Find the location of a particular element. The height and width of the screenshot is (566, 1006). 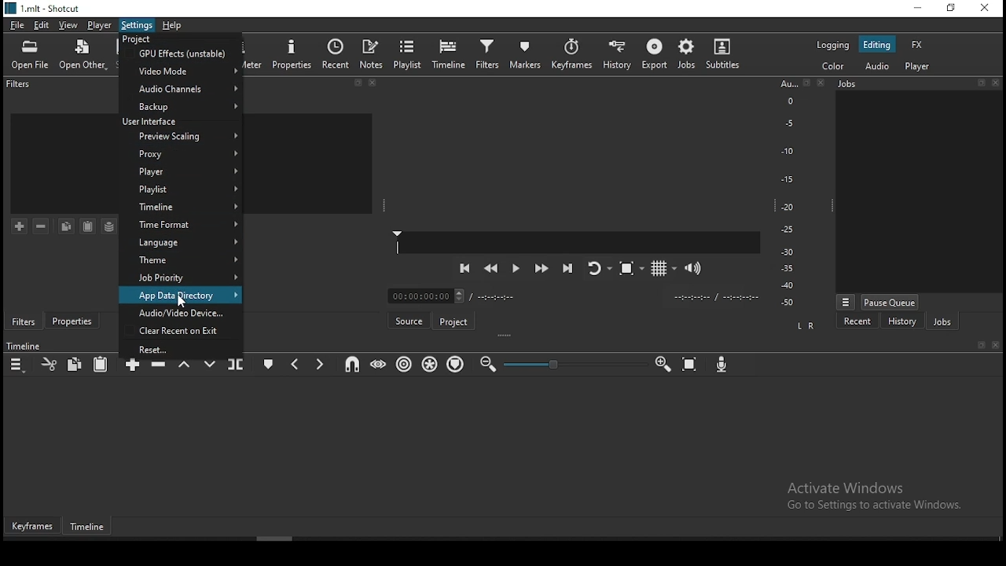

save a filter set is located at coordinates (109, 226).